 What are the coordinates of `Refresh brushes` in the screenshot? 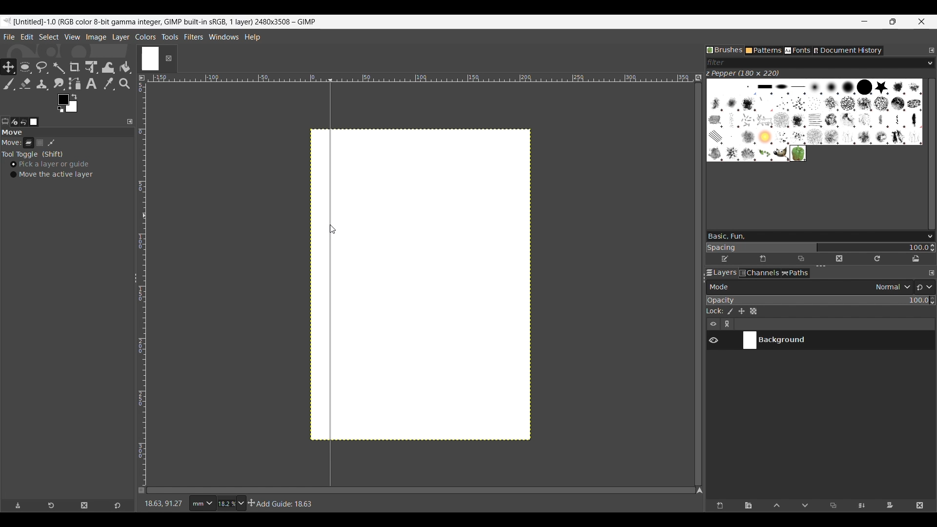 It's located at (877, 259).